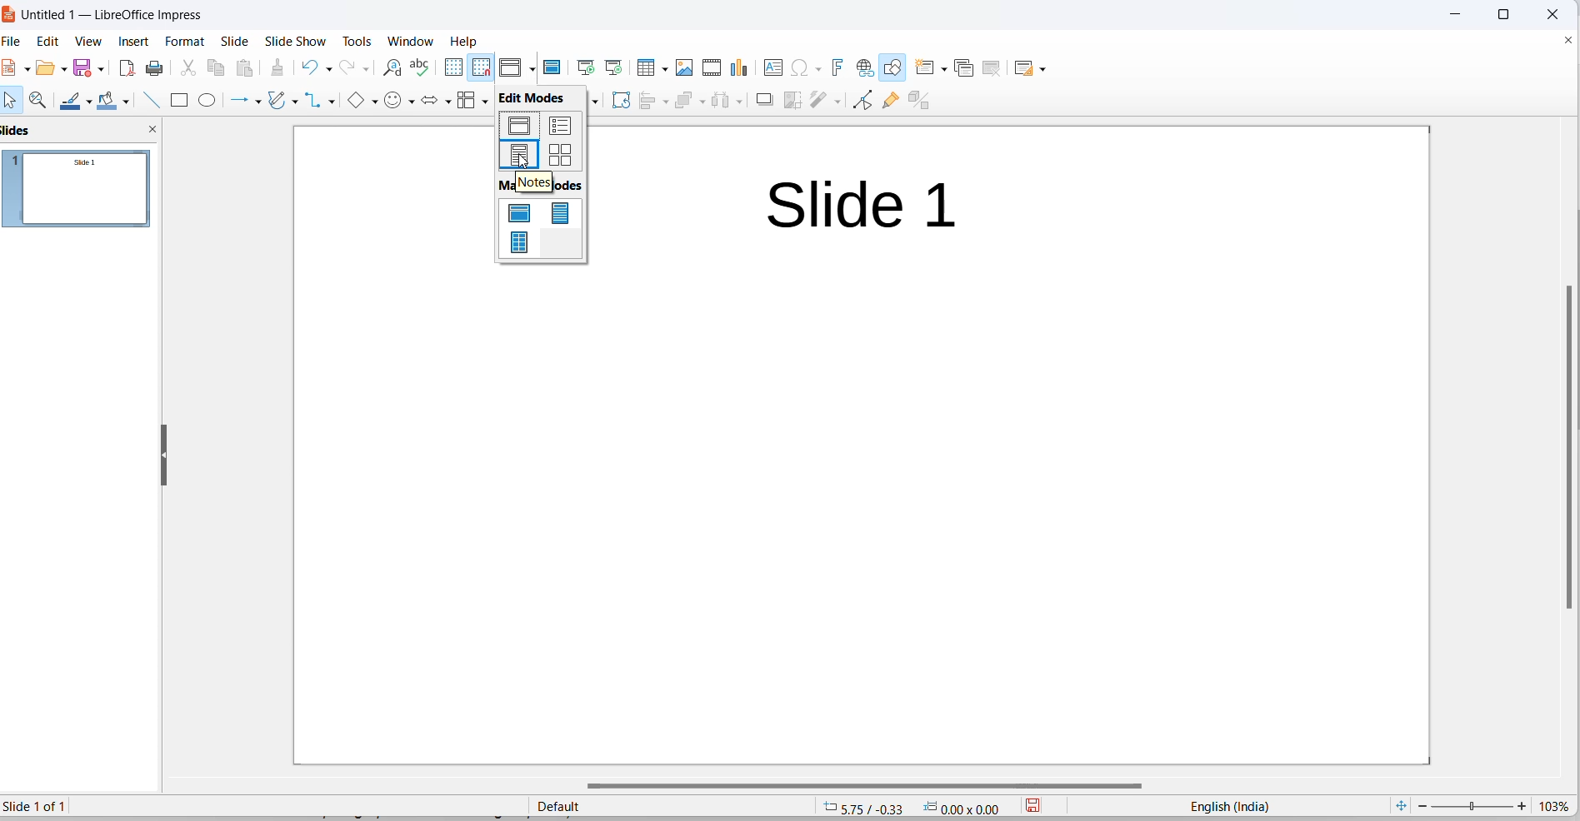  I want to click on display views icons, so click(512, 68).